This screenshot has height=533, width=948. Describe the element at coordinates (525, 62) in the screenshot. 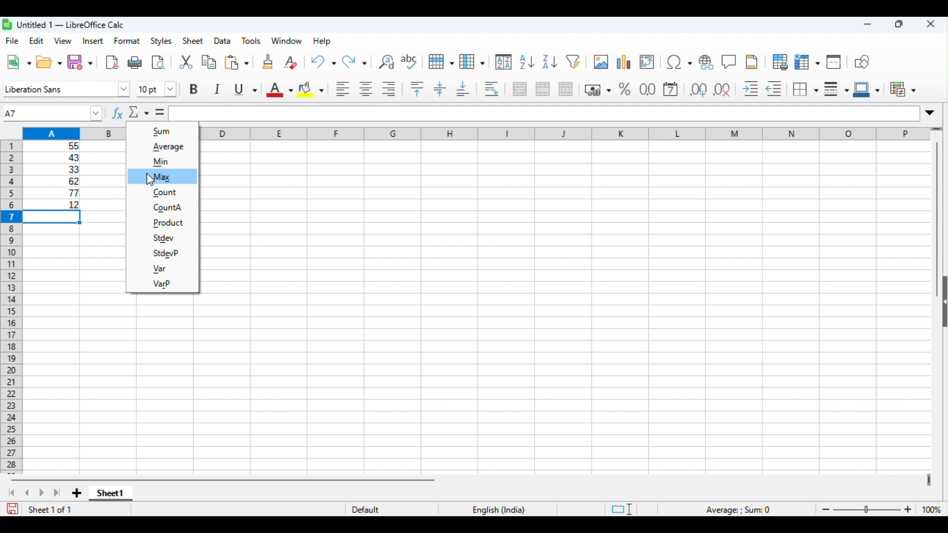

I see `sort ascending` at that location.